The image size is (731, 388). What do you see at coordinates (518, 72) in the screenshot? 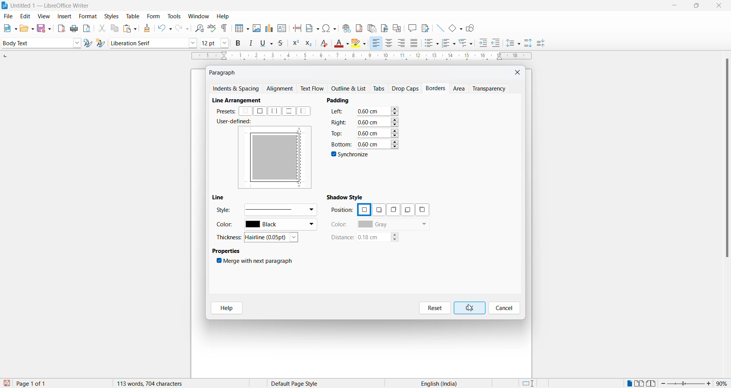
I see `close` at bounding box center [518, 72].